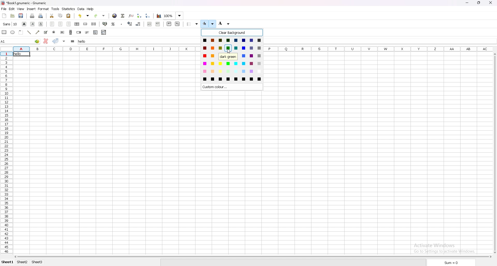  Describe the element at coordinates (10, 24) in the screenshot. I see `font` at that location.